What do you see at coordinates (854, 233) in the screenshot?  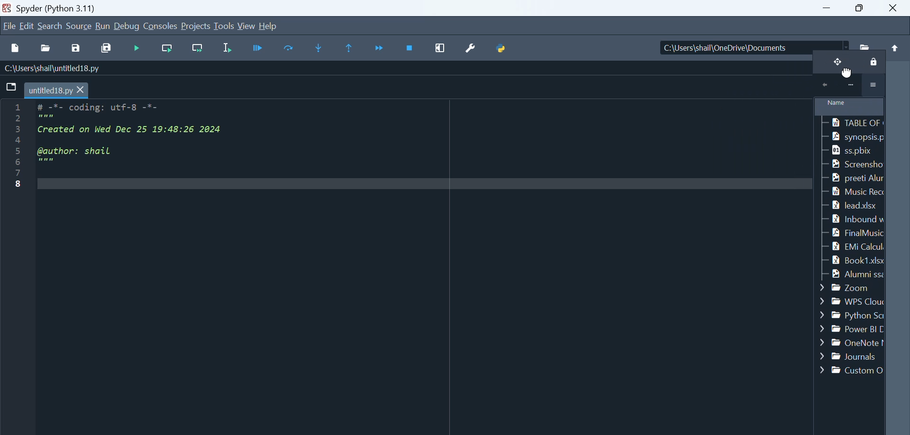 I see `FinalMusic..` at bounding box center [854, 233].